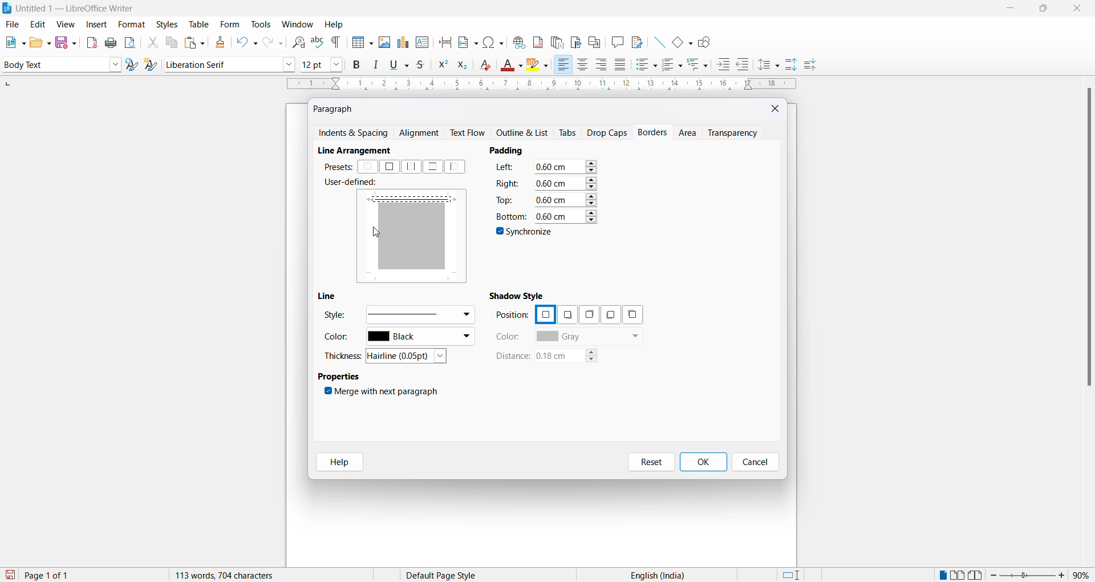 The height and width of the screenshot is (582, 1095). What do you see at coordinates (809, 66) in the screenshot?
I see `decrease paragraph spacing` at bounding box center [809, 66].